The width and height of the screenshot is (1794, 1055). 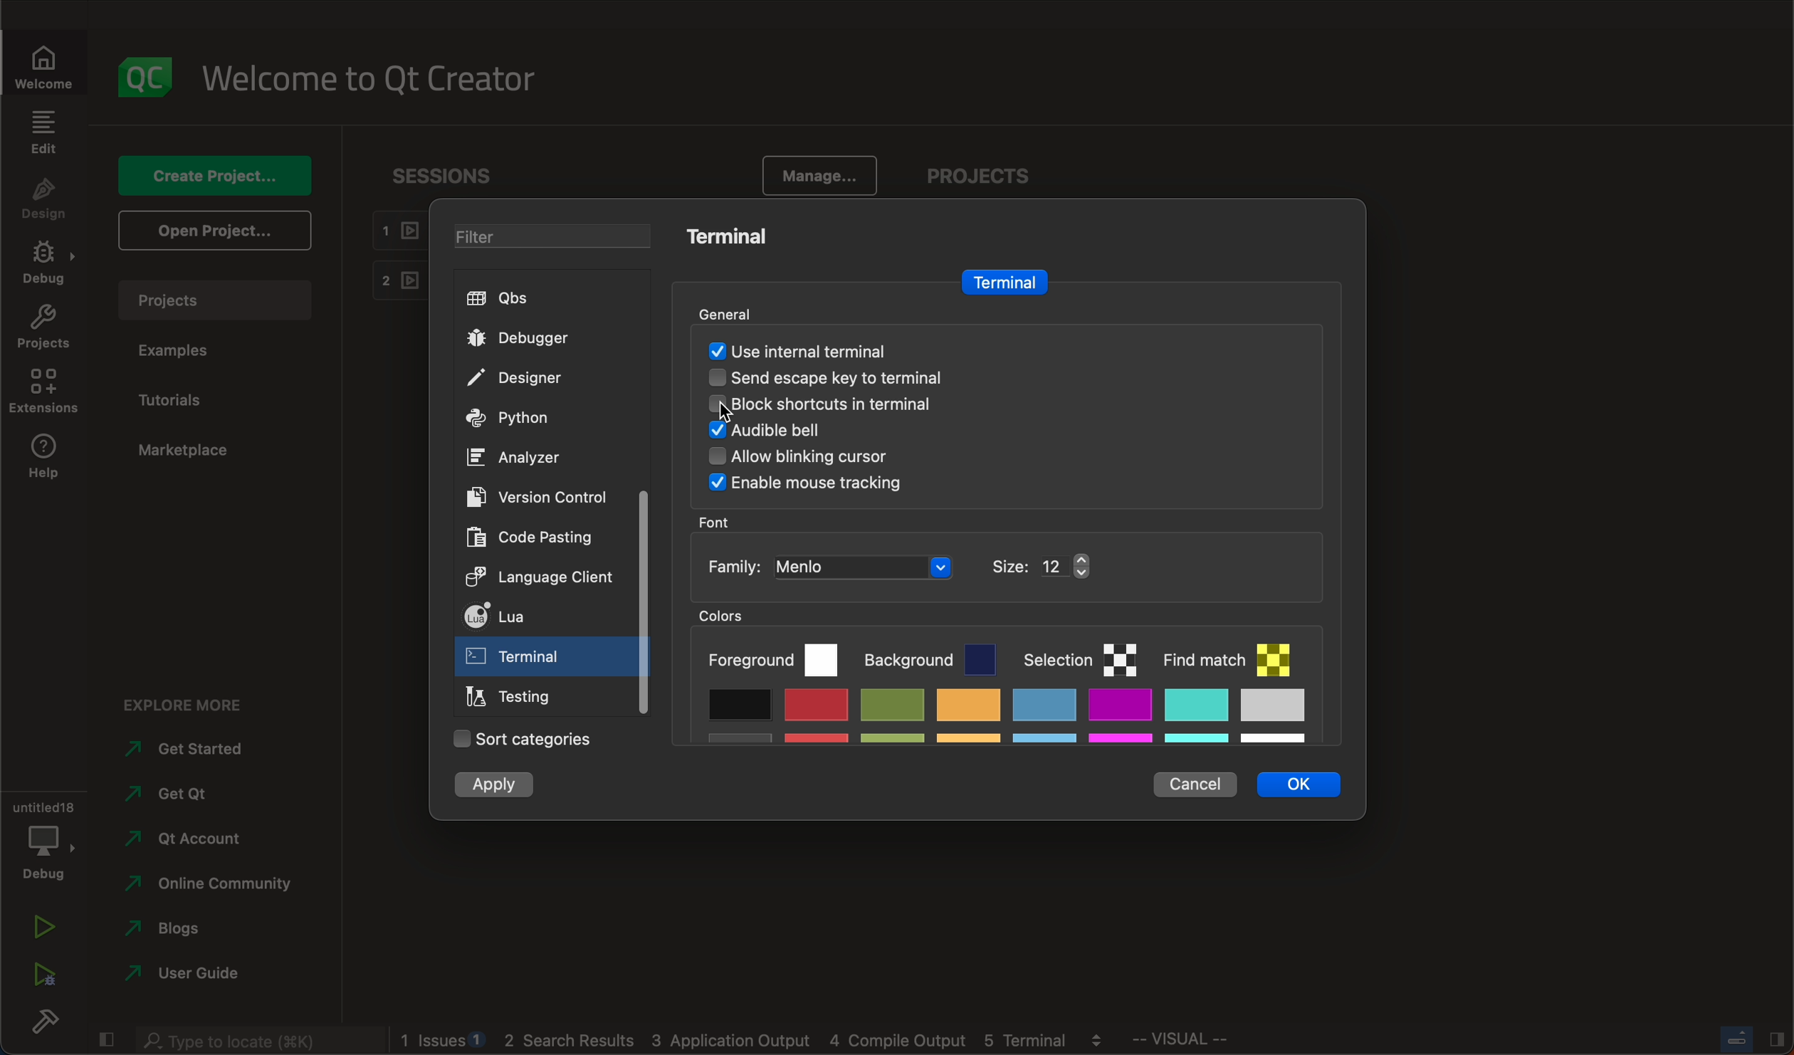 I want to click on started, so click(x=196, y=750).